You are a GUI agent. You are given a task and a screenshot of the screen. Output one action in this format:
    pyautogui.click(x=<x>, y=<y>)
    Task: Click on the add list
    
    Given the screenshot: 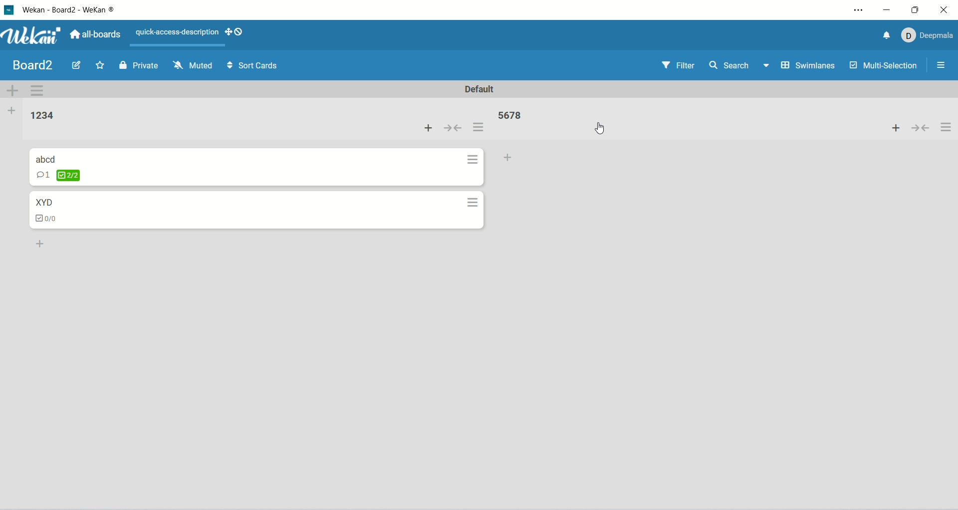 What is the action you would take?
    pyautogui.click(x=13, y=111)
    